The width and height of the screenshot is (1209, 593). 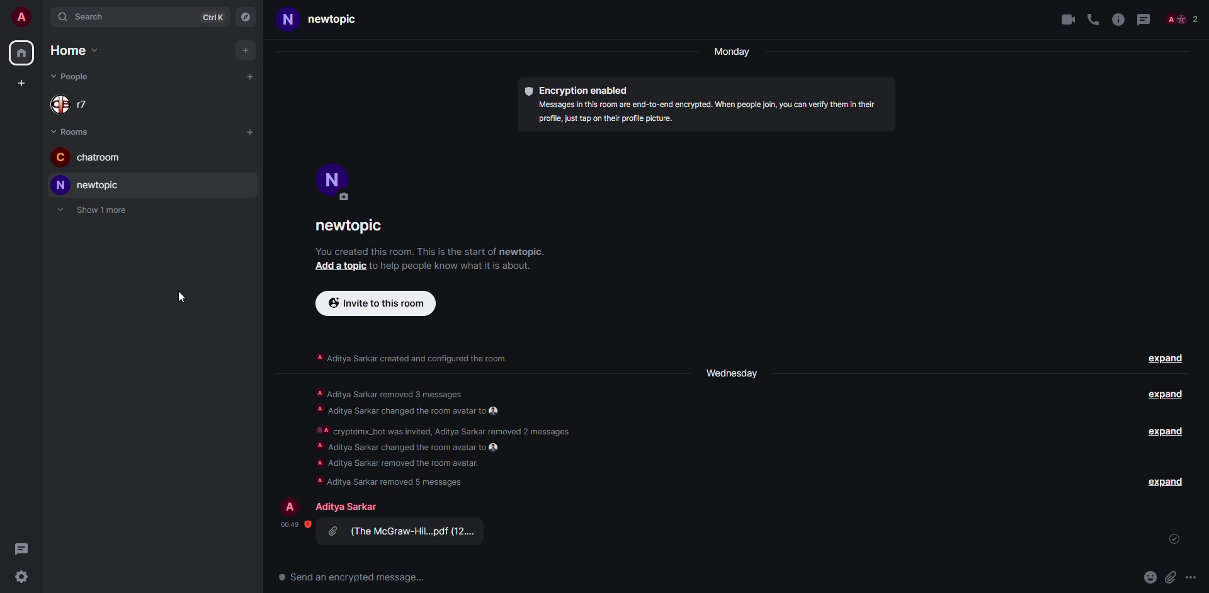 I want to click on threads, so click(x=1146, y=19).